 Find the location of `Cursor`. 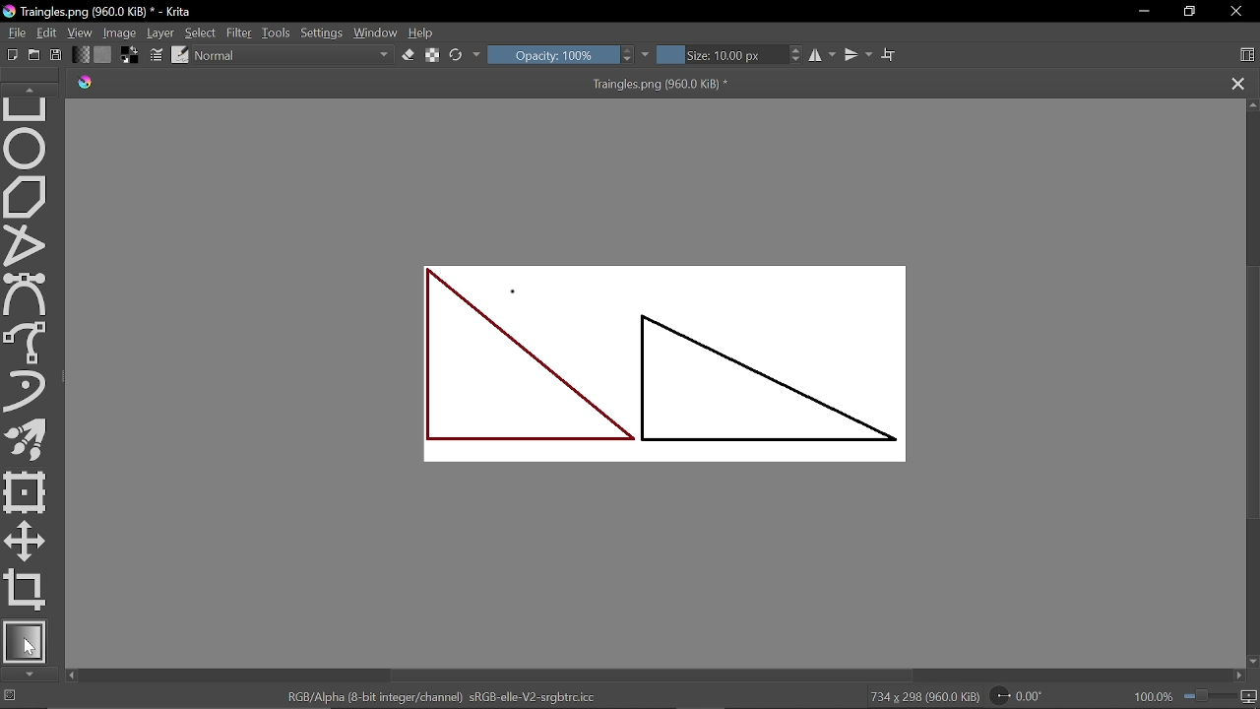

Cursor is located at coordinates (30, 645).